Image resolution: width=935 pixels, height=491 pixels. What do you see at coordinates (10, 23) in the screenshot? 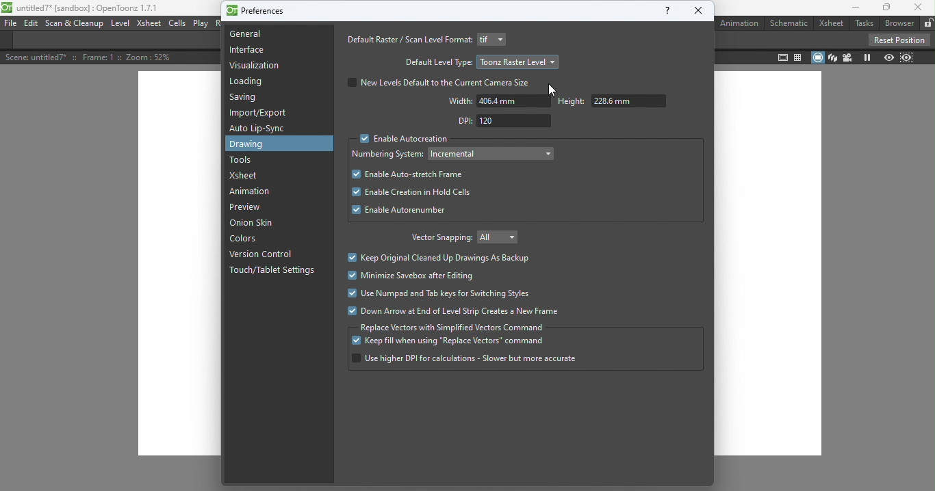
I see `file` at bounding box center [10, 23].